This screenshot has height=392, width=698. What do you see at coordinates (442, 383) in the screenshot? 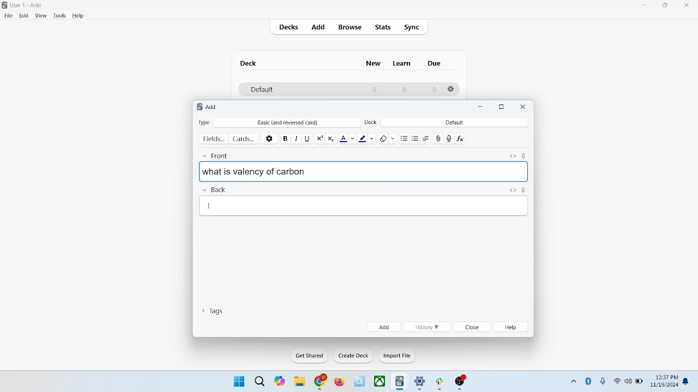
I see `icon` at bounding box center [442, 383].